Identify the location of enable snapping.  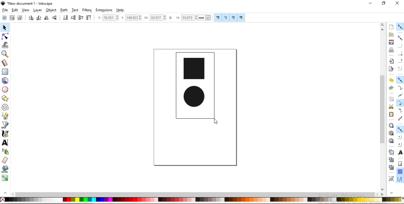
(401, 27).